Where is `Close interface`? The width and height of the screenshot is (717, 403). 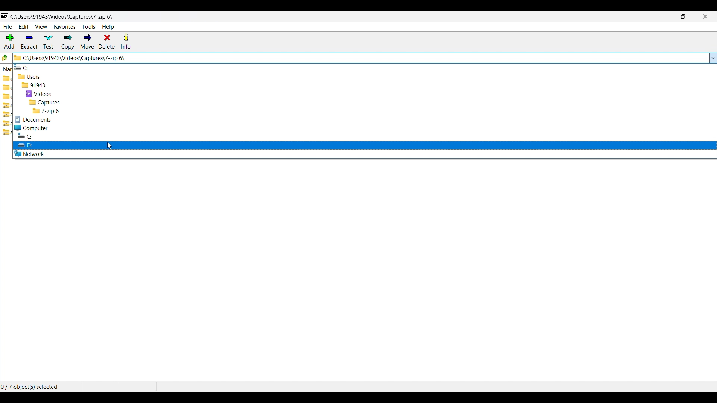
Close interface is located at coordinates (705, 16).